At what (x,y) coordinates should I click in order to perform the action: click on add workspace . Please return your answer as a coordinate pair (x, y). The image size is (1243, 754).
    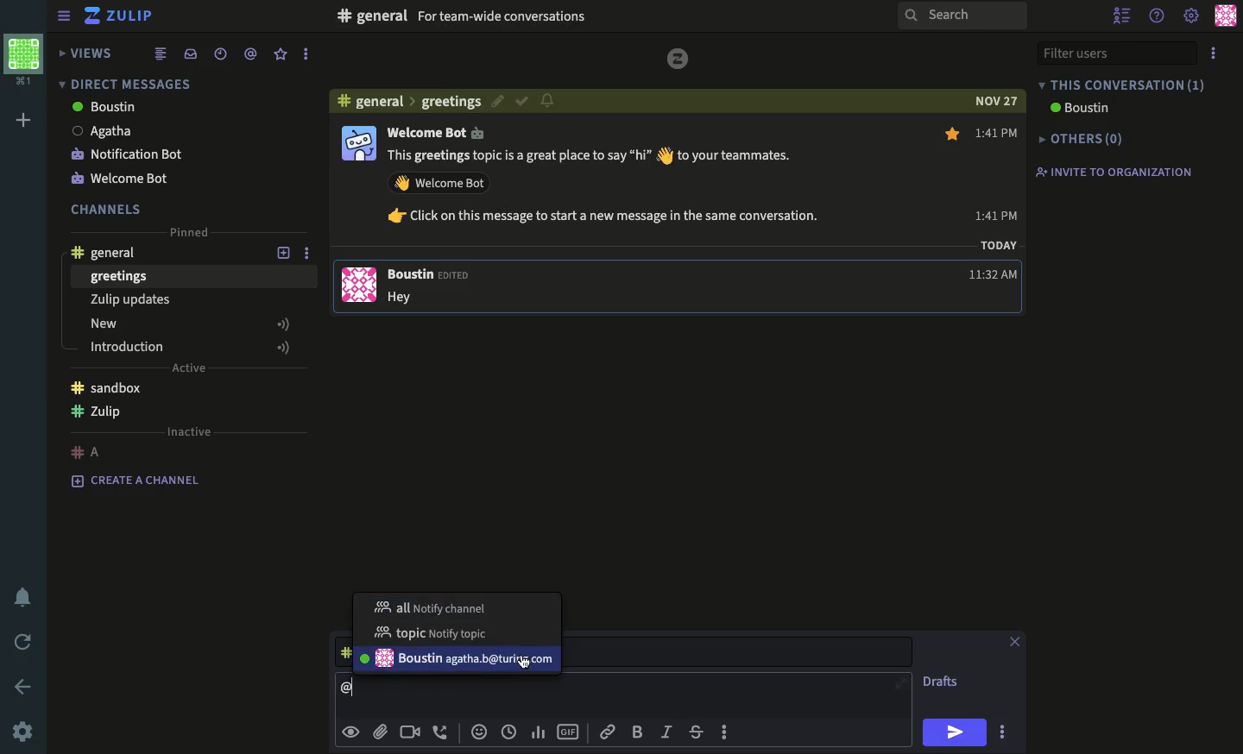
    Looking at the image, I should click on (25, 120).